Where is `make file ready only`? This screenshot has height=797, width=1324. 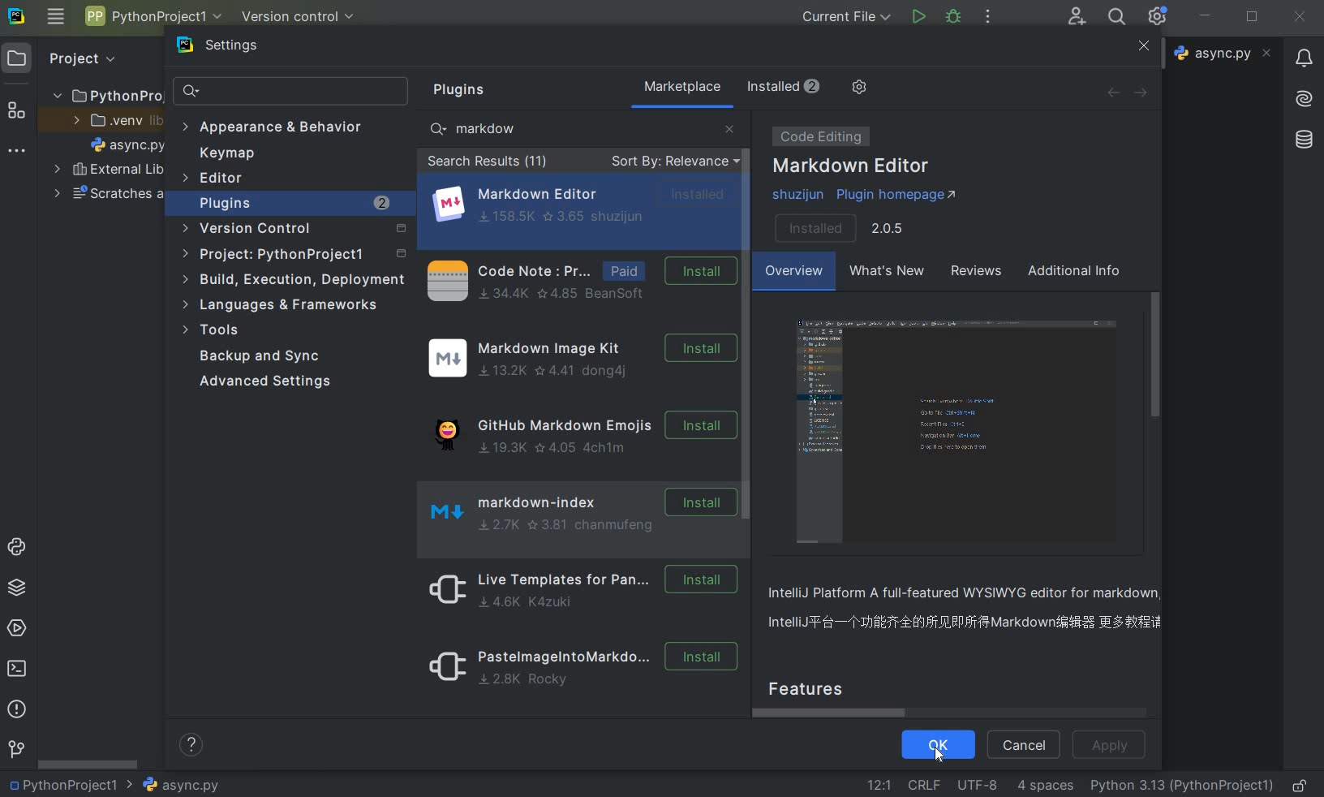 make file ready only is located at coordinates (1303, 786).